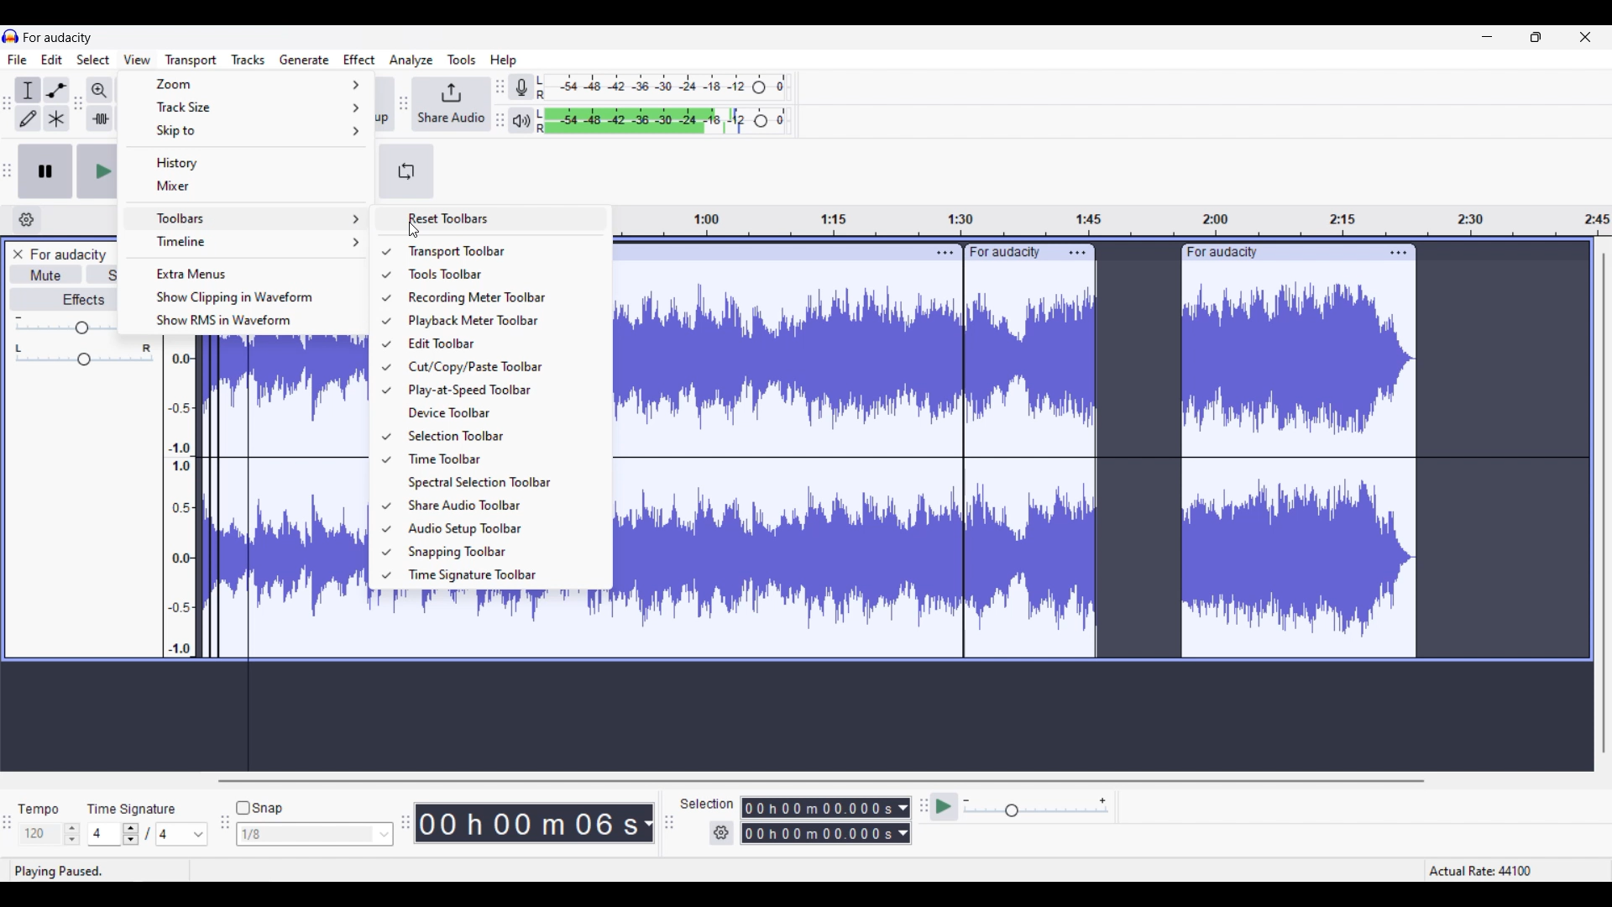 The image size is (1612, 907). Describe the element at coordinates (56, 90) in the screenshot. I see `Envelop tool` at that location.